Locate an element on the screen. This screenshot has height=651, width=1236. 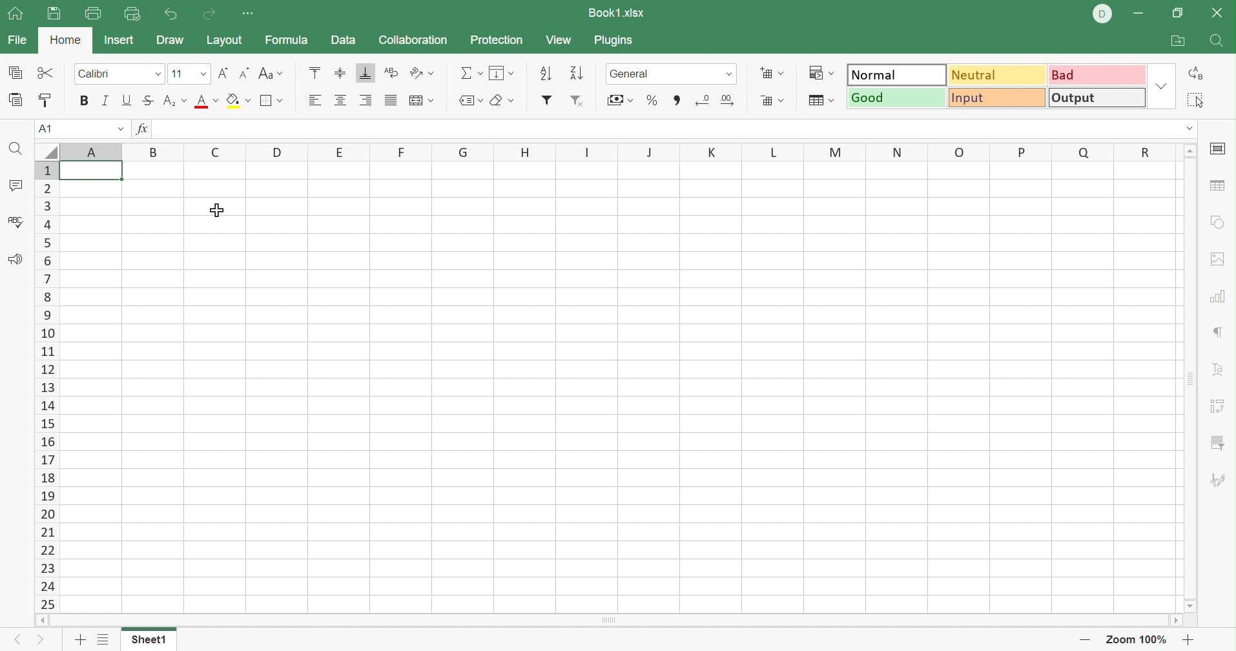
Decrement font size is located at coordinates (242, 74).